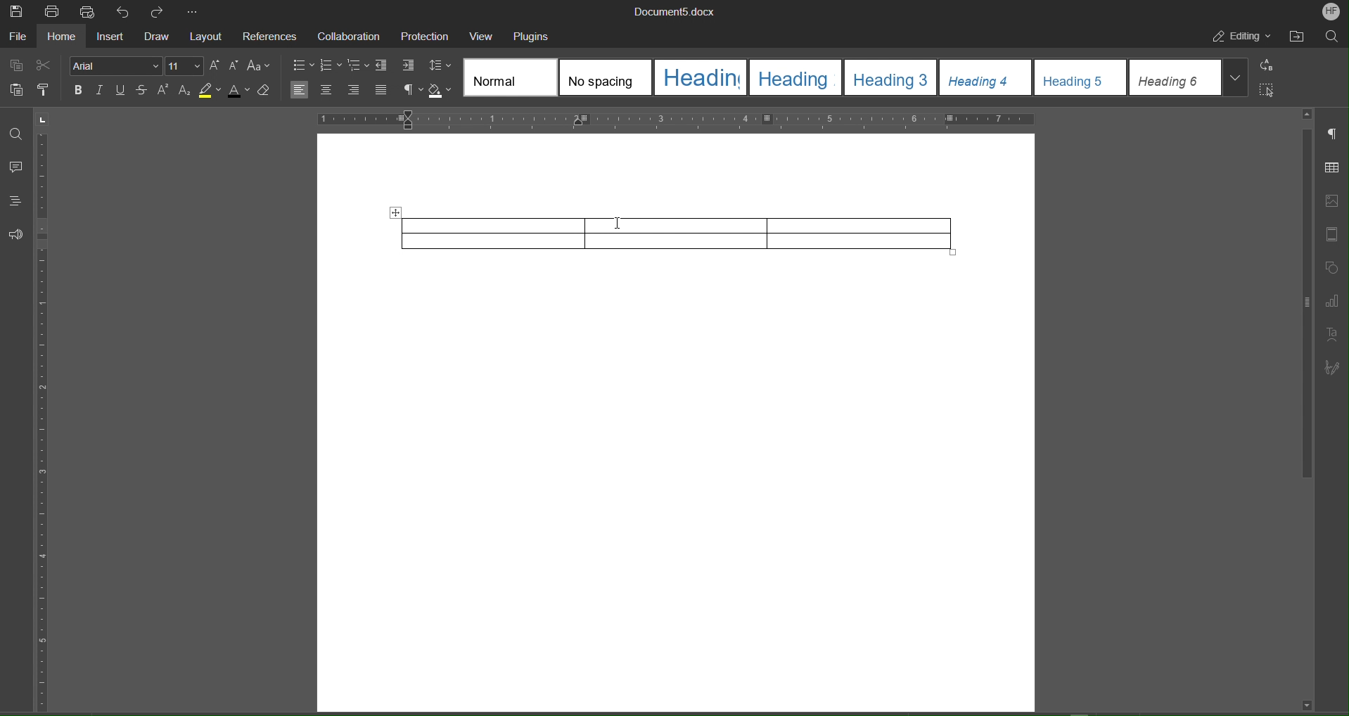 The image size is (1349, 716). What do you see at coordinates (127, 13) in the screenshot?
I see `Undo` at bounding box center [127, 13].